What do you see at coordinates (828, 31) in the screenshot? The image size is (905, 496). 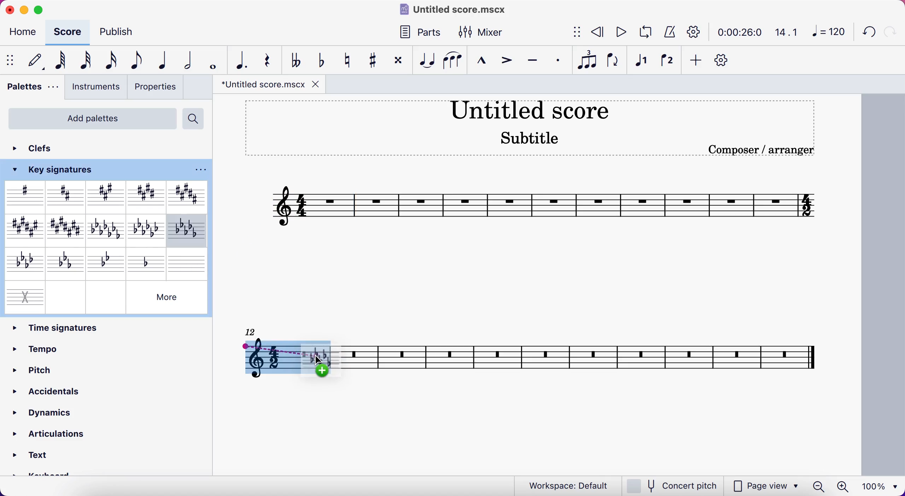 I see `120` at bounding box center [828, 31].